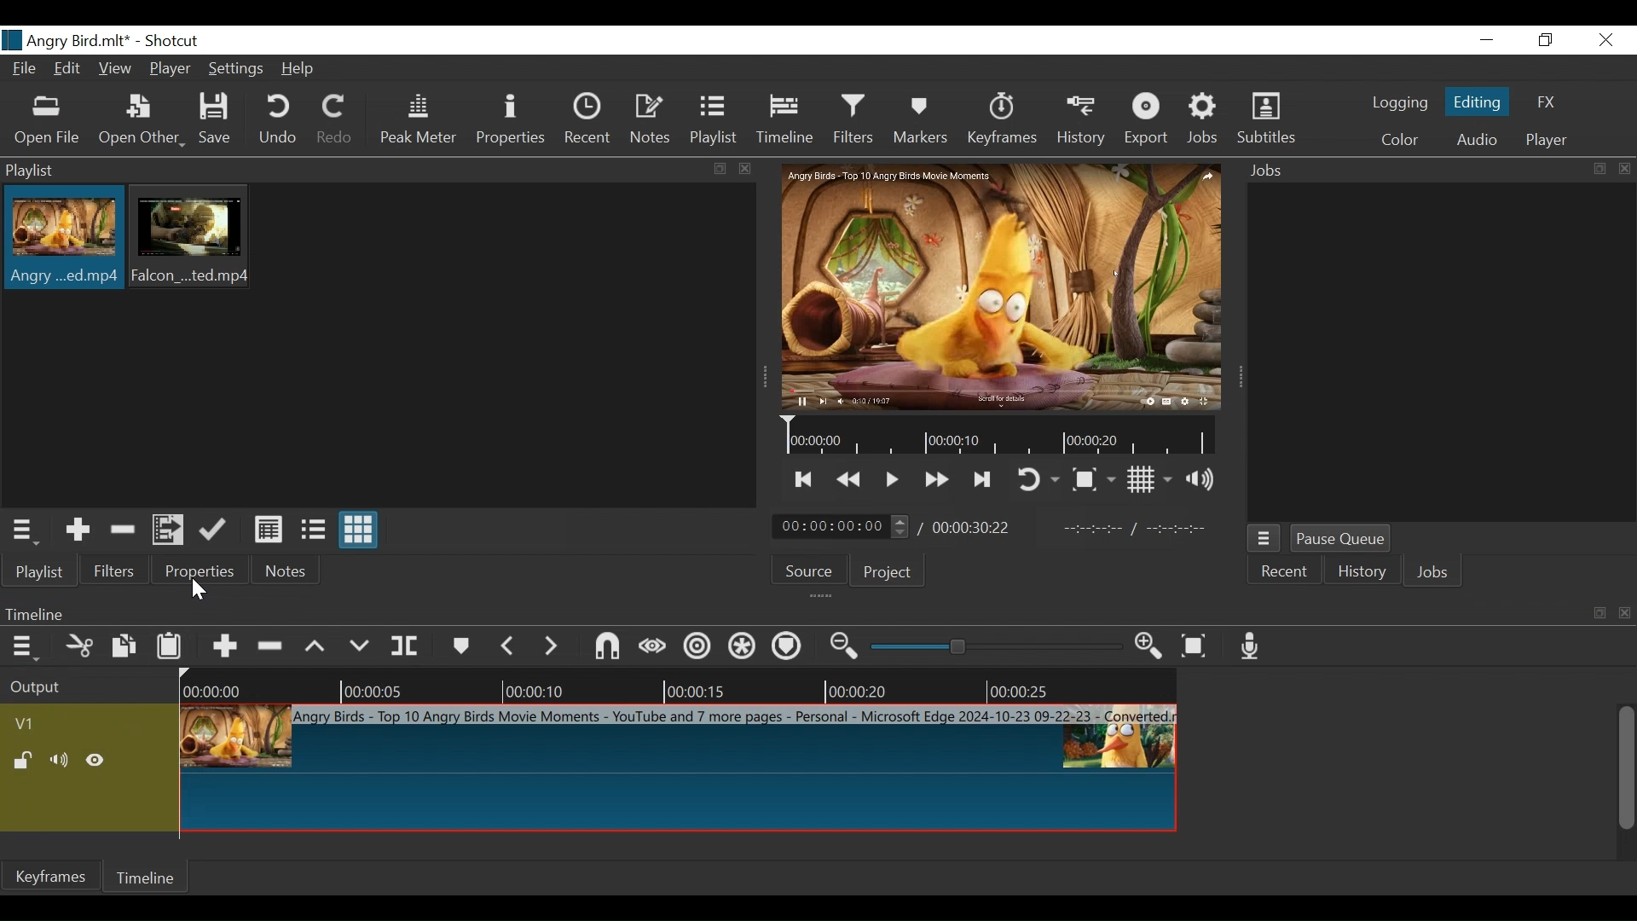 This screenshot has width=1637, height=921. I want to click on Zoom timeline in, so click(1153, 648).